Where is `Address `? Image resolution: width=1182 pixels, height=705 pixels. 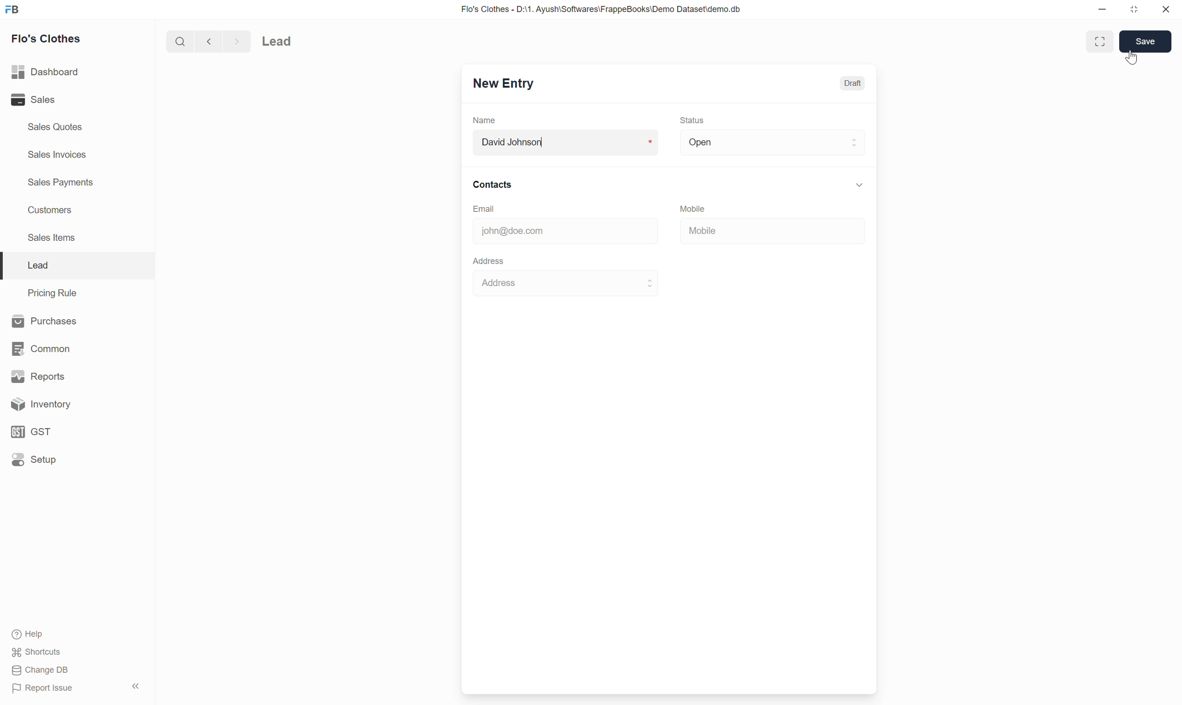
Address  is located at coordinates (563, 285).